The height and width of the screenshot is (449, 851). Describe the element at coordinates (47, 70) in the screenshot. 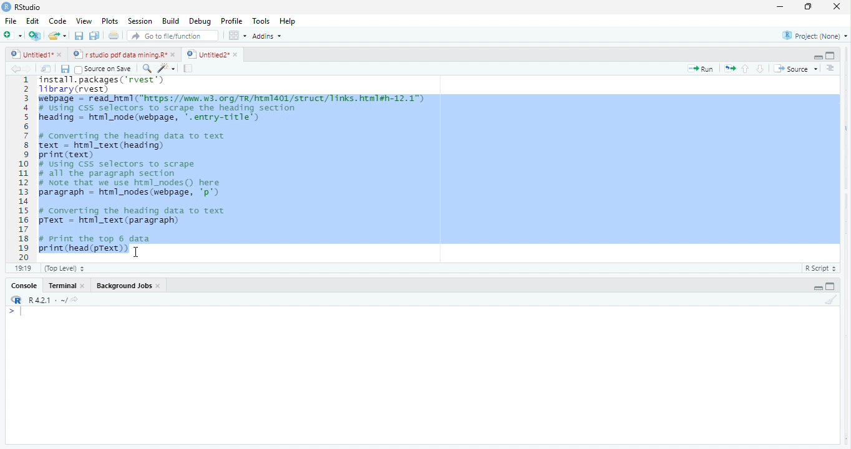

I see `show in new window` at that location.